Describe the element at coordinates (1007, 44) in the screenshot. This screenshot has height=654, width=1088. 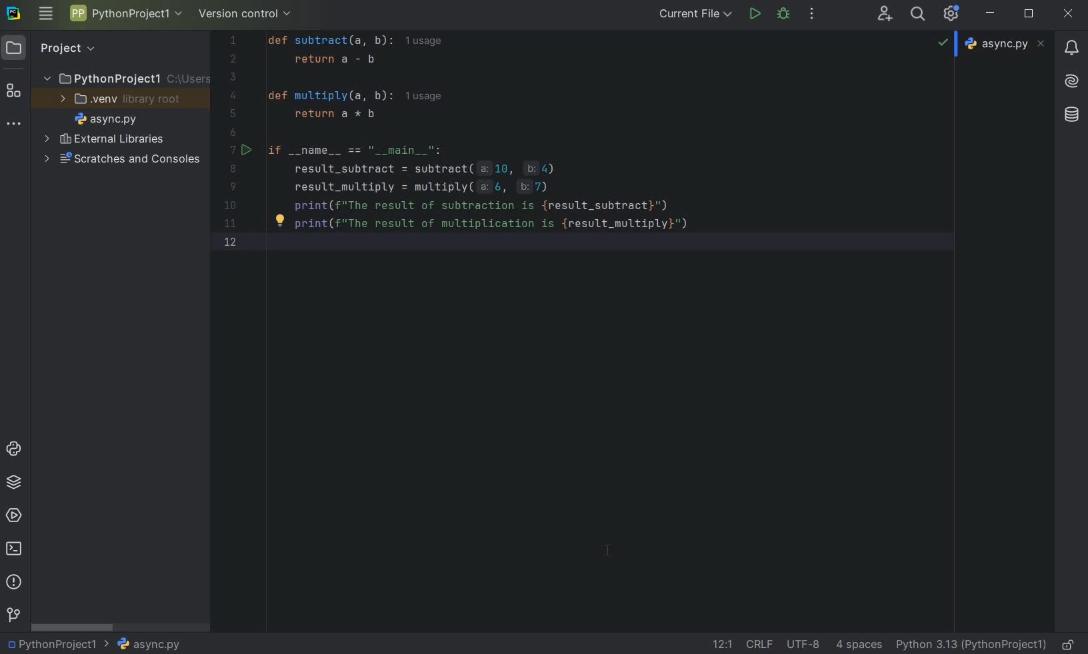
I see `async.py` at that location.